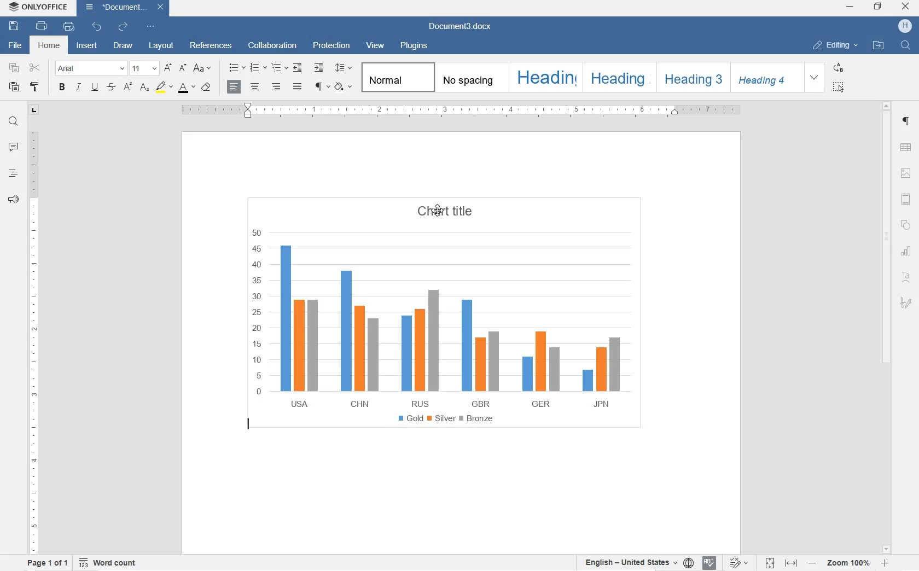 This screenshot has height=571, width=919. What do you see at coordinates (780, 562) in the screenshot?
I see `FIT TO PAGE OR WIDTH` at bounding box center [780, 562].